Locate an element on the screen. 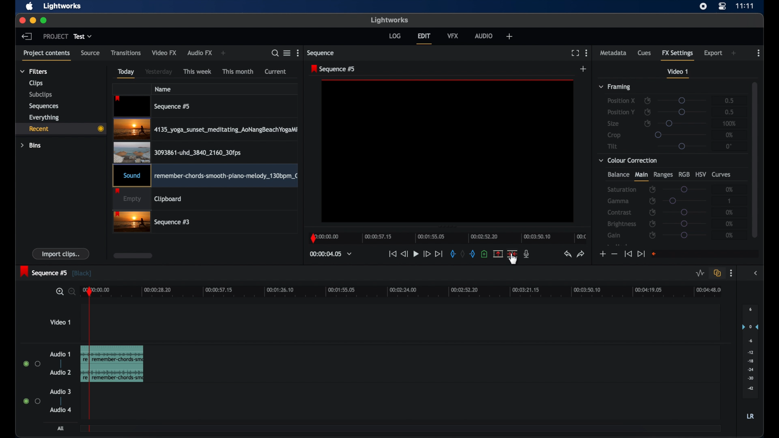 This screenshot has width=779, height=438. position x is located at coordinates (621, 101).